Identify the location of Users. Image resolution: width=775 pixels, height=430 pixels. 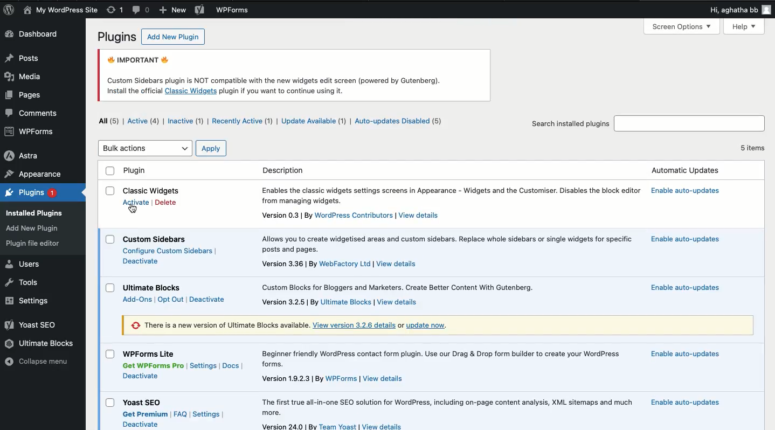
(24, 264).